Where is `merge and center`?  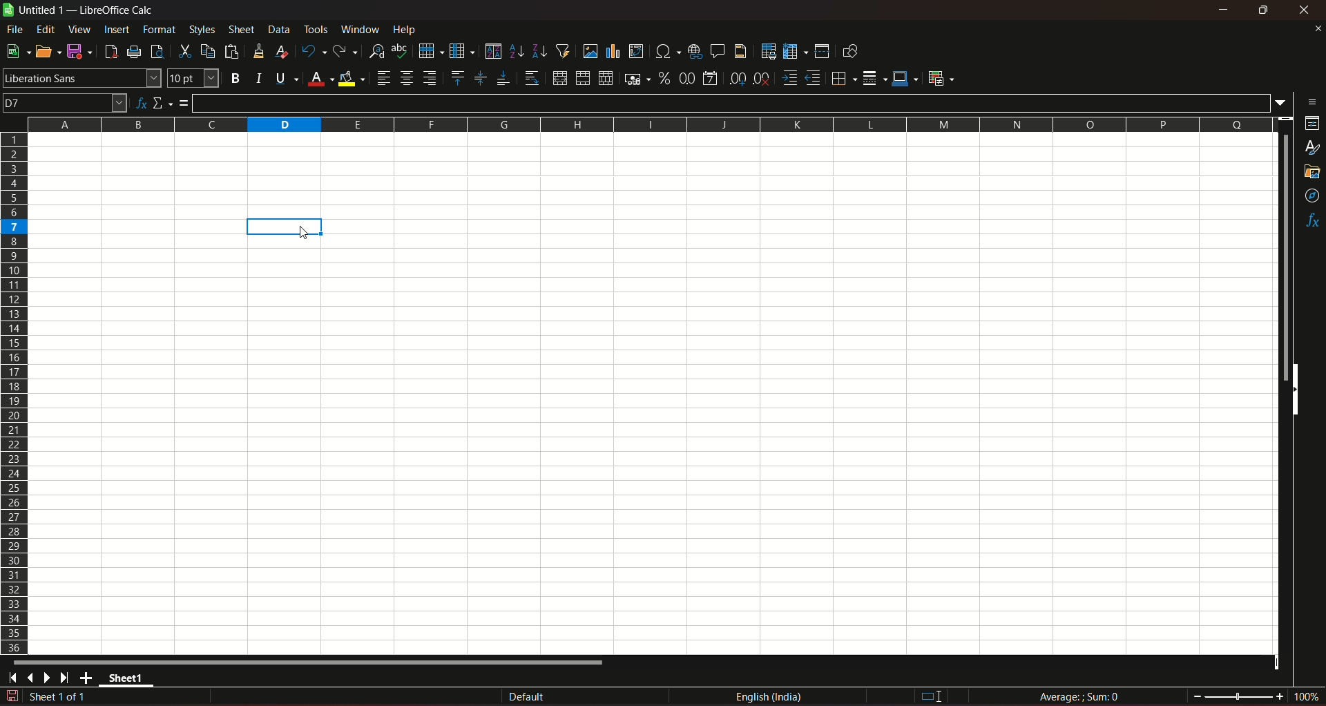 merge and center is located at coordinates (559, 78).